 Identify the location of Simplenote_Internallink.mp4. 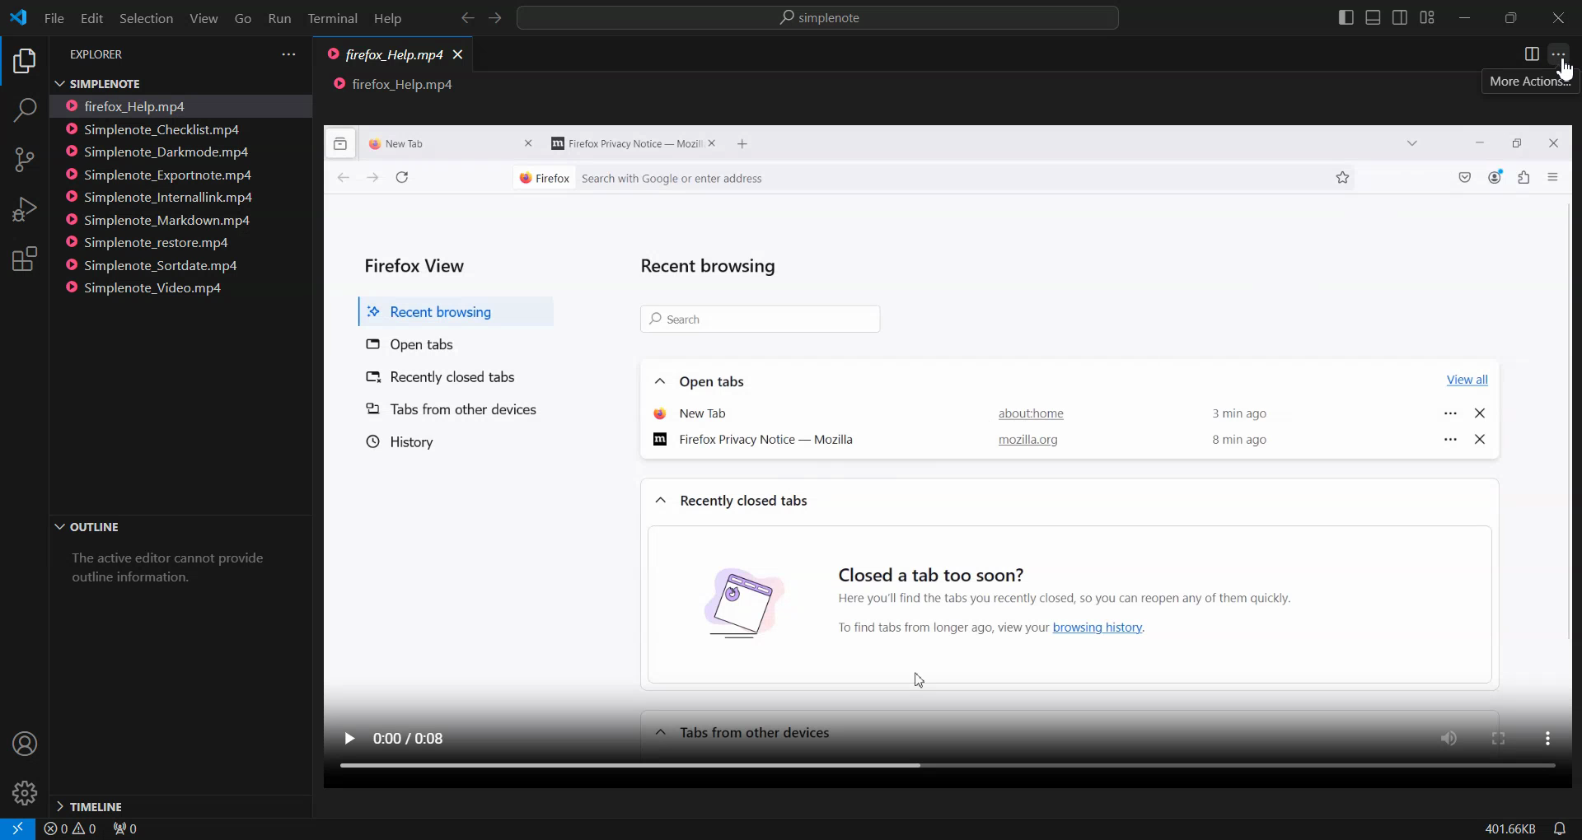
(161, 198).